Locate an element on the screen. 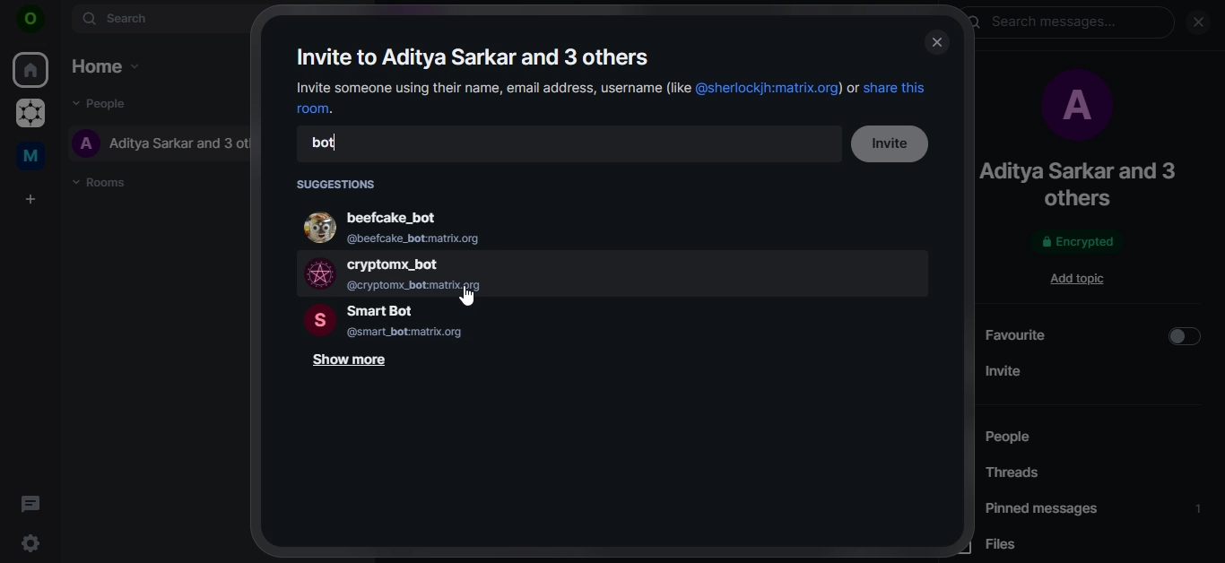 Image resolution: width=1225 pixels, height=563 pixels. invite is located at coordinates (1093, 369).